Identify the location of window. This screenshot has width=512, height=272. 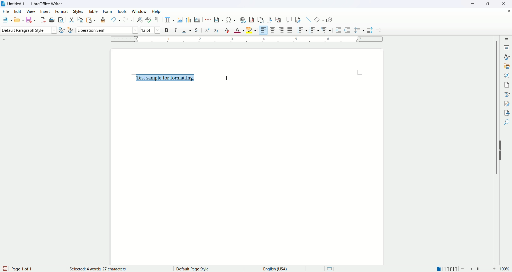
(140, 12).